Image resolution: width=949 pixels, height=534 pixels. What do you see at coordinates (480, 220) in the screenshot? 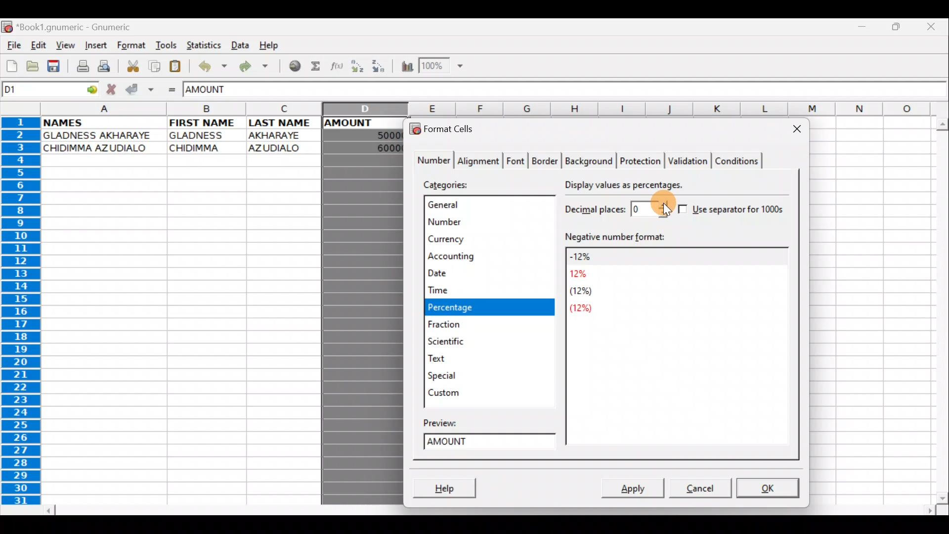
I see `Number` at bounding box center [480, 220].